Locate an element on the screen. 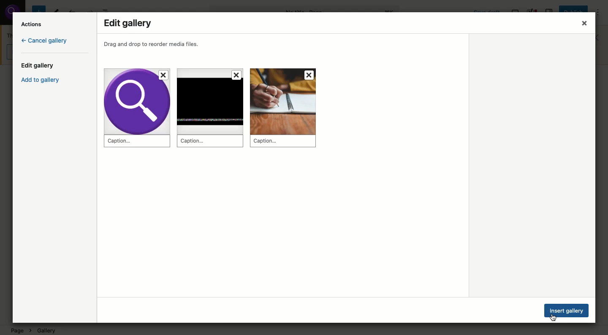  Edit gallery is located at coordinates (40, 66).